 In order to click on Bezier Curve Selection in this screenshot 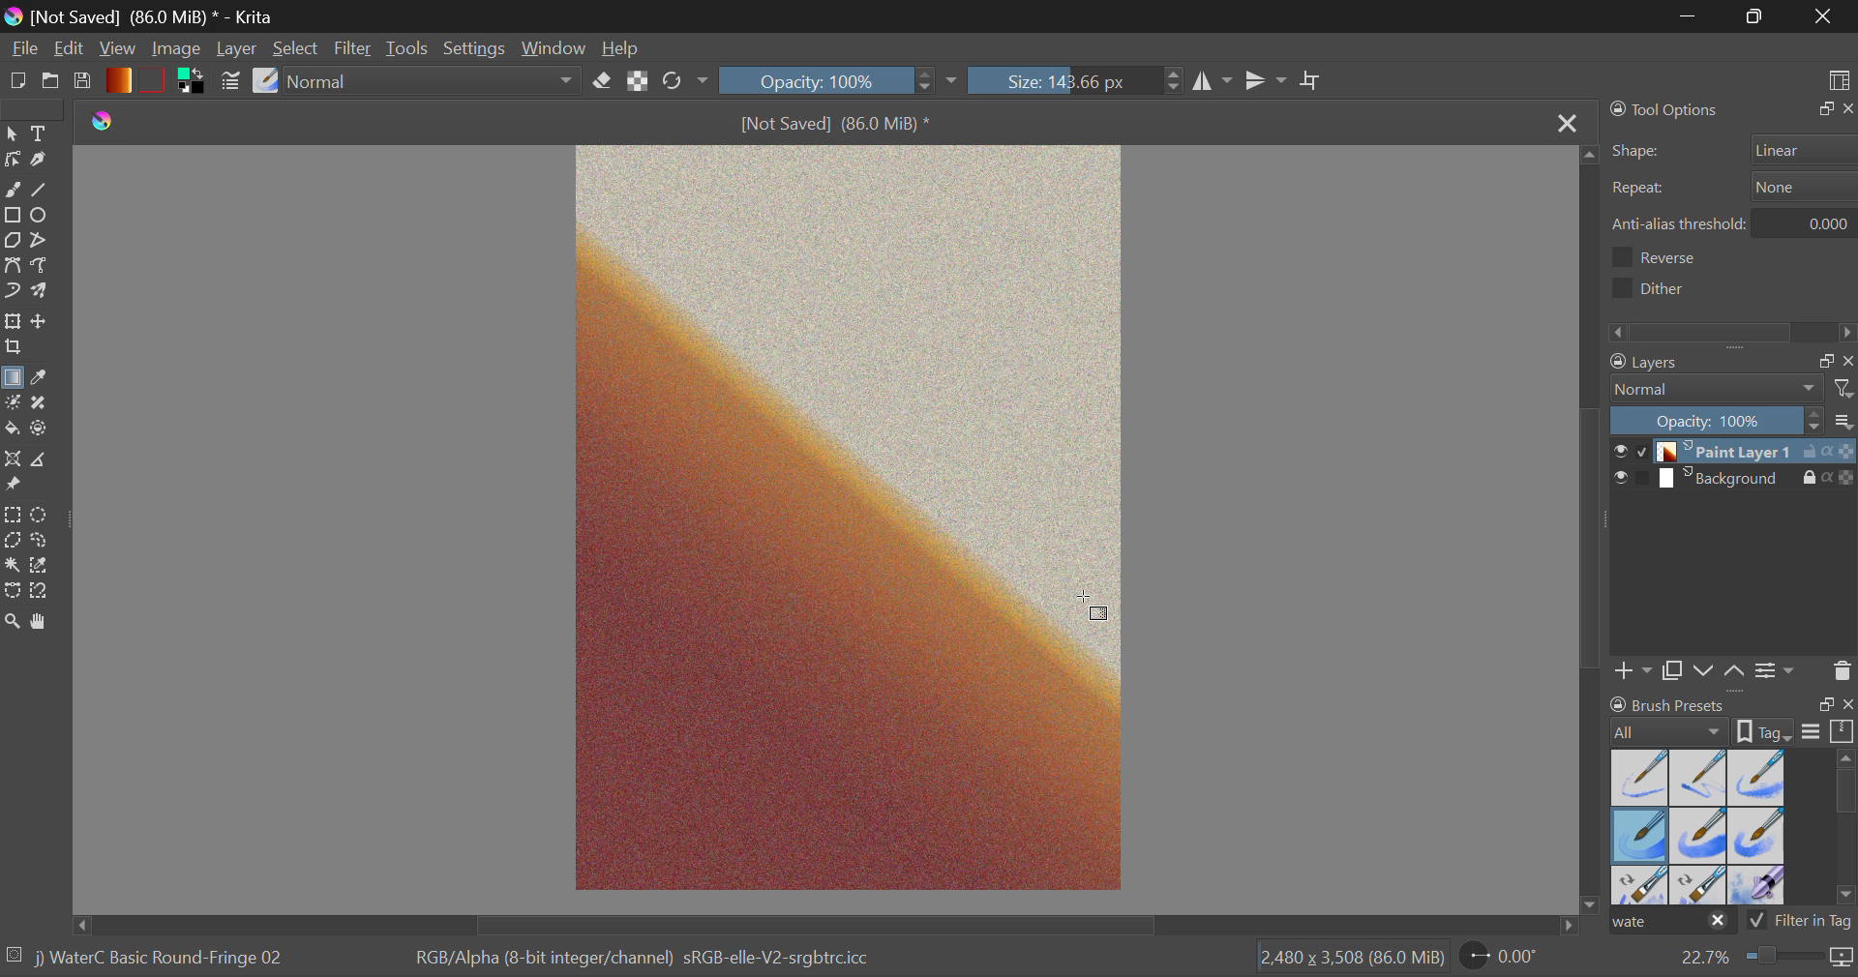, I will do `click(13, 592)`.